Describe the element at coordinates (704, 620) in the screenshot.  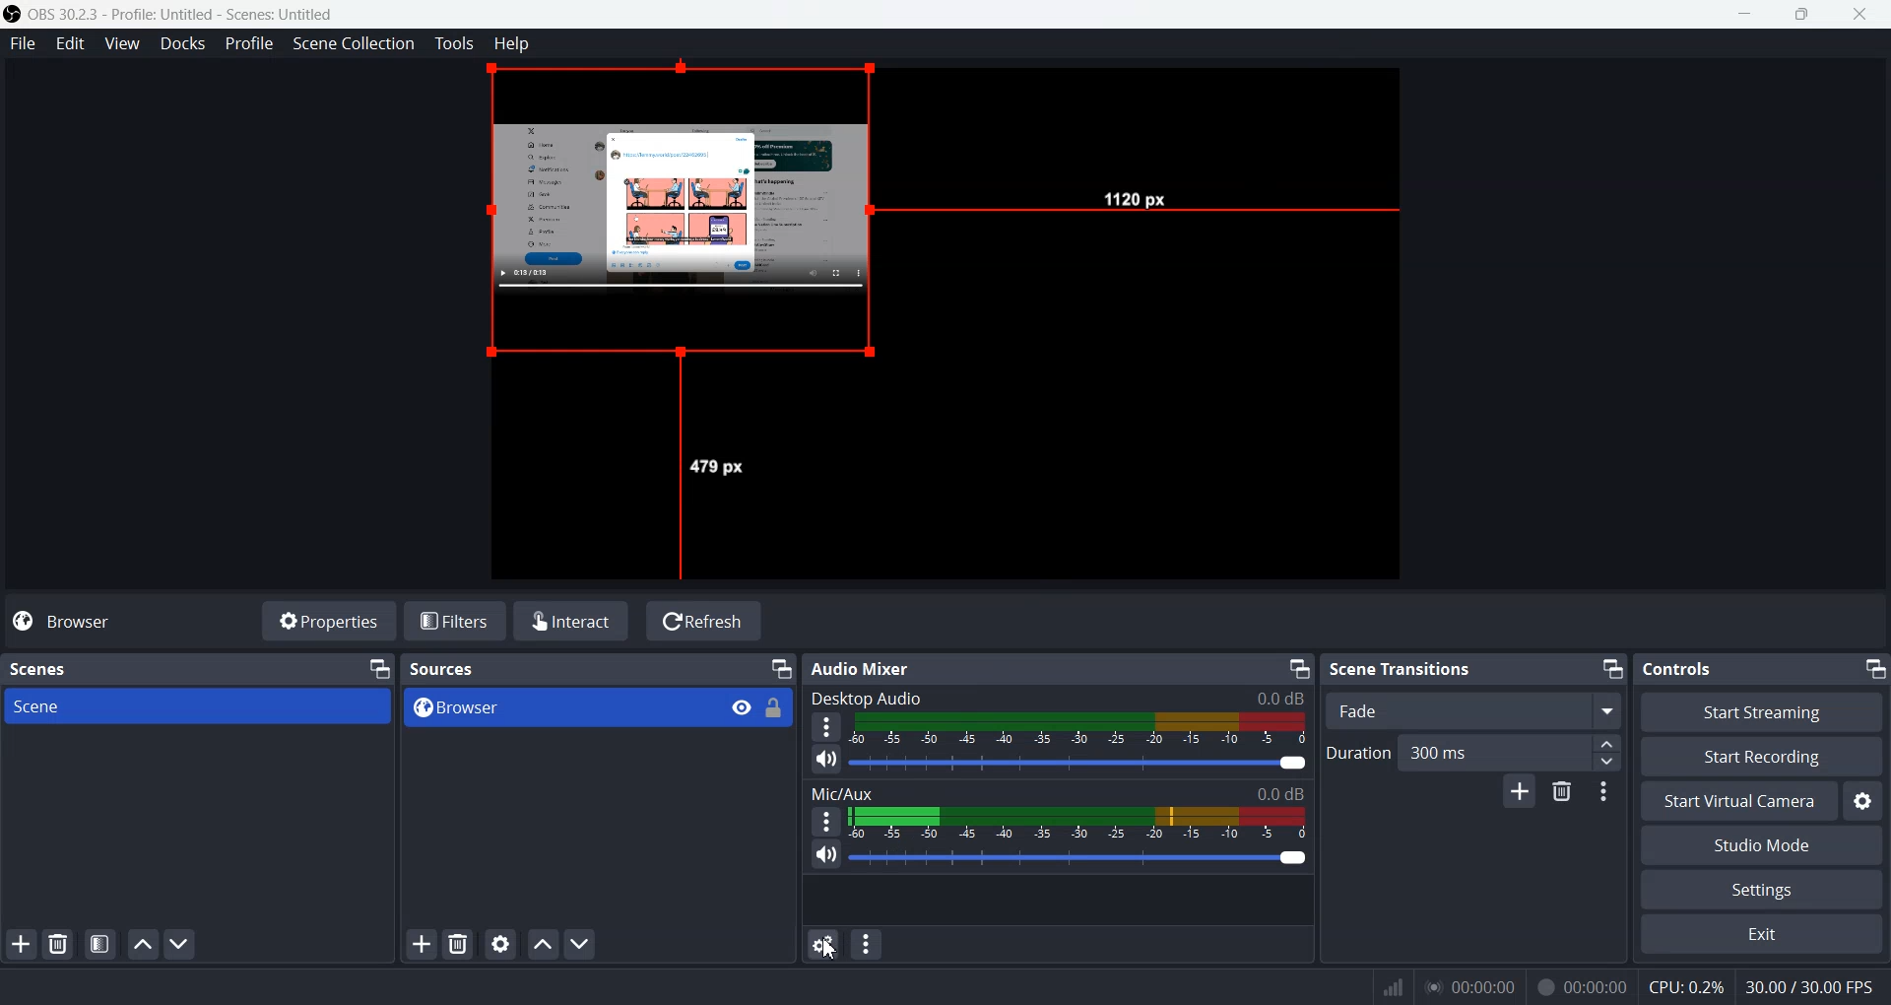
I see `Refresh` at that location.